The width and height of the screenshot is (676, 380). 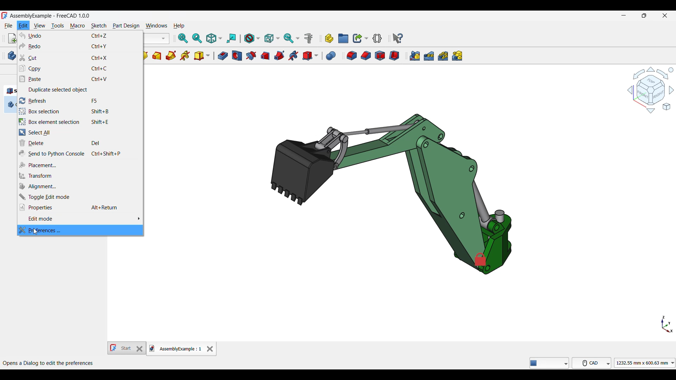 I want to click on Draw style options, so click(x=252, y=38).